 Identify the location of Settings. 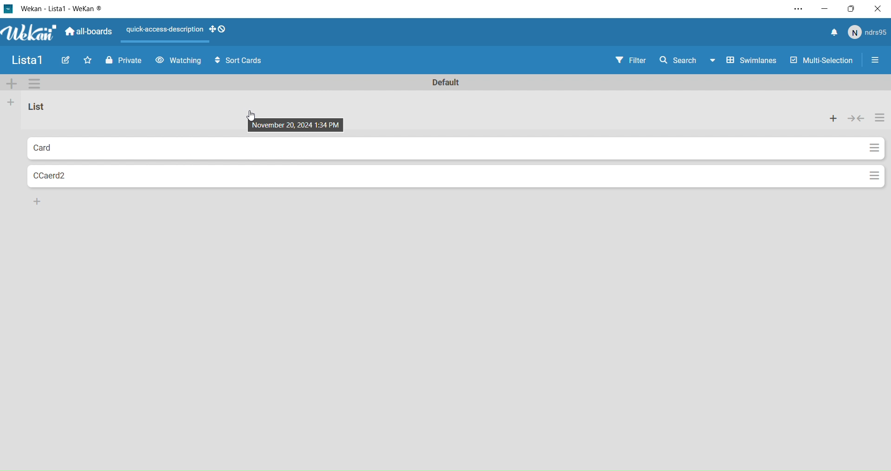
(34, 83).